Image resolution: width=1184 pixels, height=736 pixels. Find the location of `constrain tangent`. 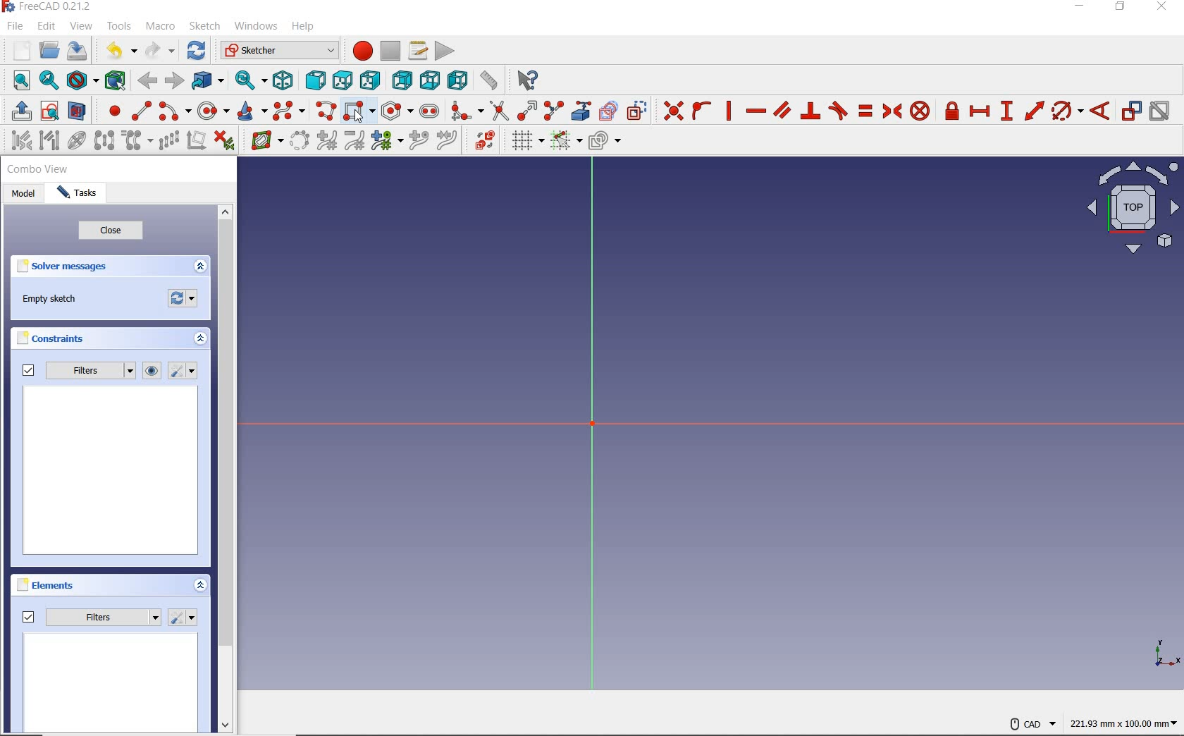

constrain tangent is located at coordinates (838, 111).